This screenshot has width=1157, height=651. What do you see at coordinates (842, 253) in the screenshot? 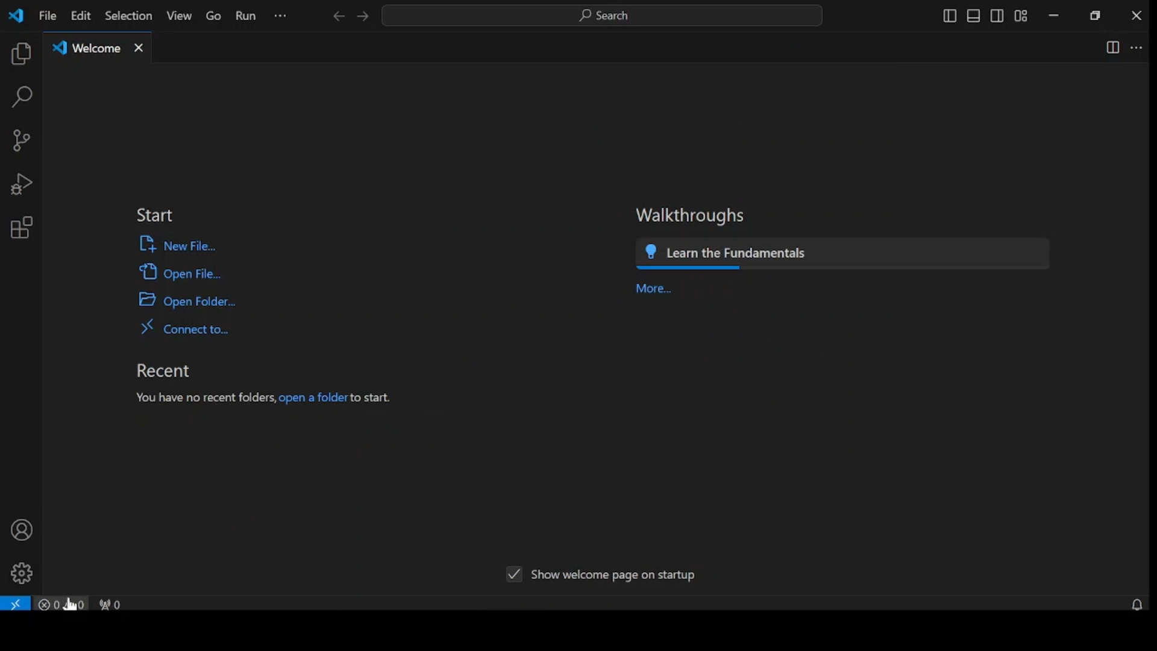
I see `learn the fundamentals` at bounding box center [842, 253].